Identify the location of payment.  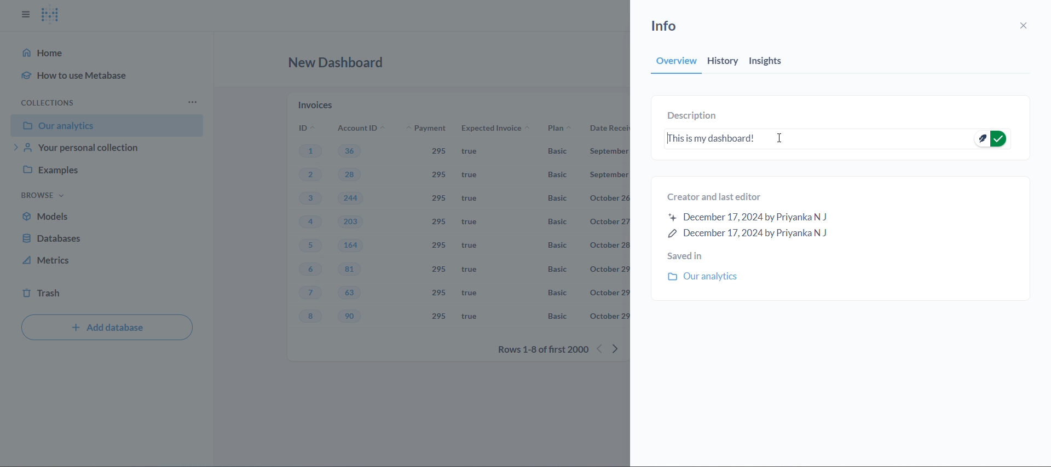
(432, 129).